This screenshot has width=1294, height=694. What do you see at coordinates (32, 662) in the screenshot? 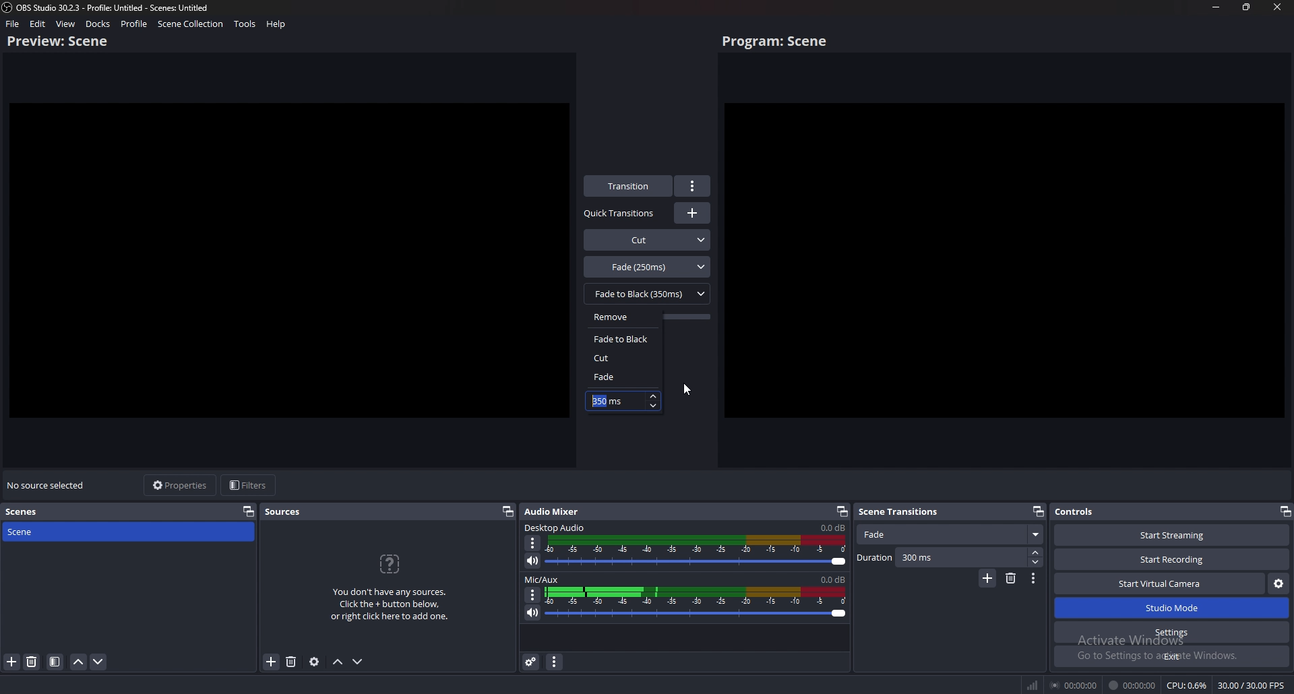
I see `delete source` at bounding box center [32, 662].